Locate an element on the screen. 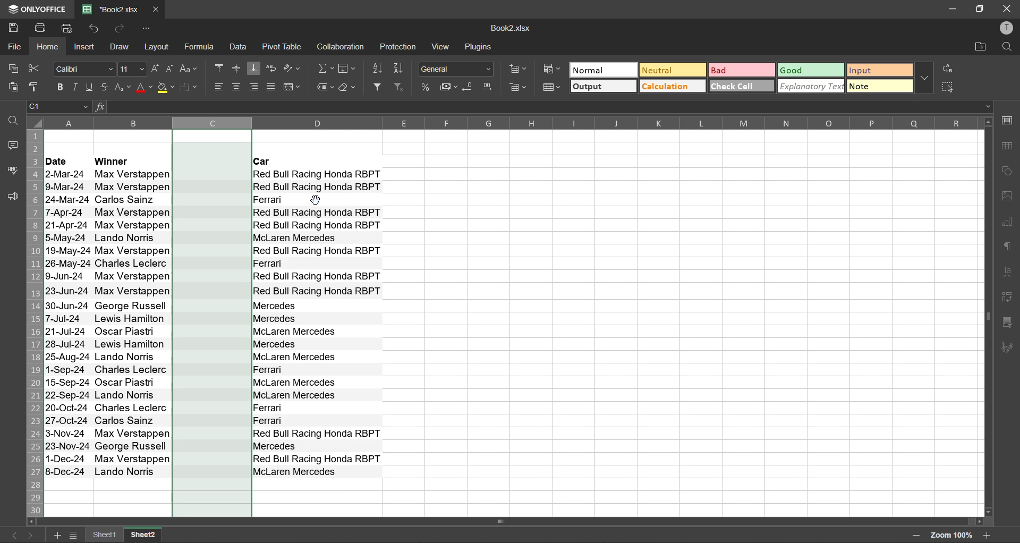 Image resolution: width=1020 pixels, height=543 pixels. new column inserted is located at coordinates (212, 323).